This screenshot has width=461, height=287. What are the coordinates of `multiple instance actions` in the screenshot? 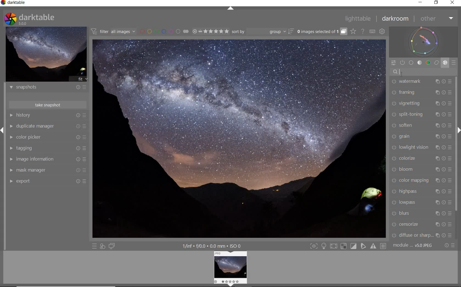 It's located at (437, 92).